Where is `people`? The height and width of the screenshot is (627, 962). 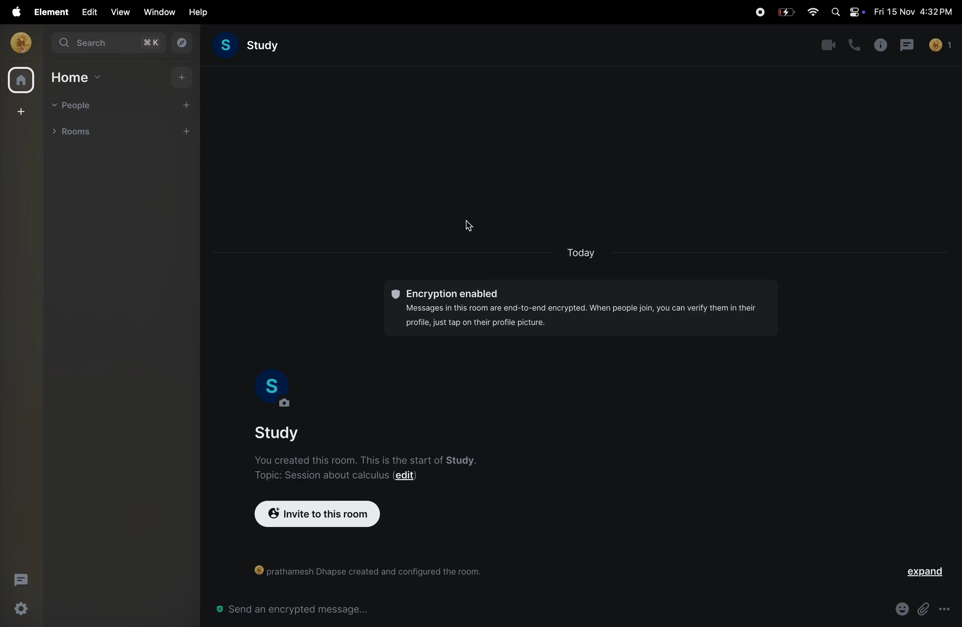 people is located at coordinates (74, 105).